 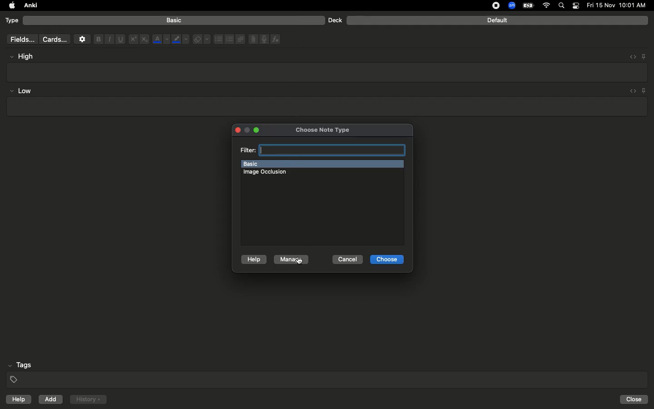 I want to click on File, so click(x=252, y=39).